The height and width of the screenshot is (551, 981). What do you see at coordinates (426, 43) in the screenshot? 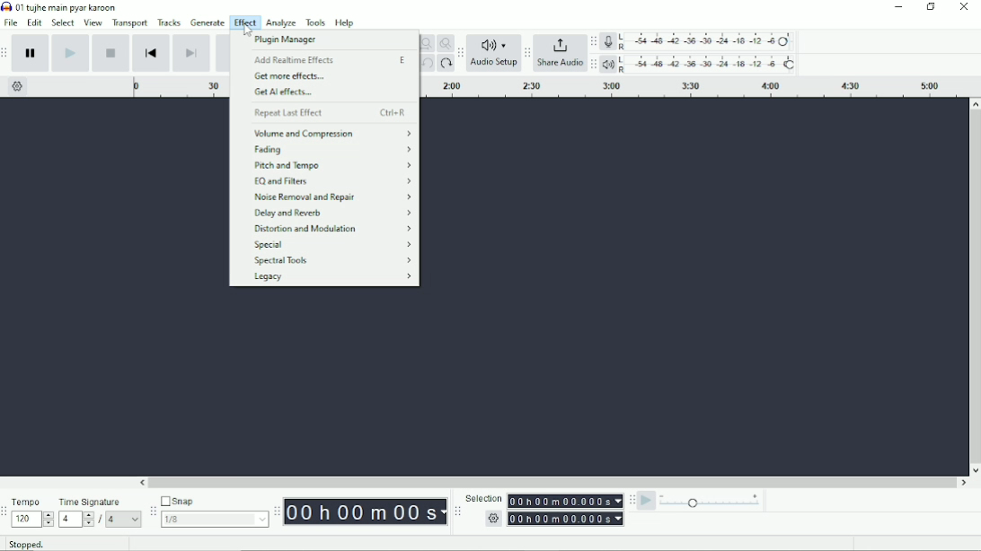
I see `Fit project to width` at bounding box center [426, 43].